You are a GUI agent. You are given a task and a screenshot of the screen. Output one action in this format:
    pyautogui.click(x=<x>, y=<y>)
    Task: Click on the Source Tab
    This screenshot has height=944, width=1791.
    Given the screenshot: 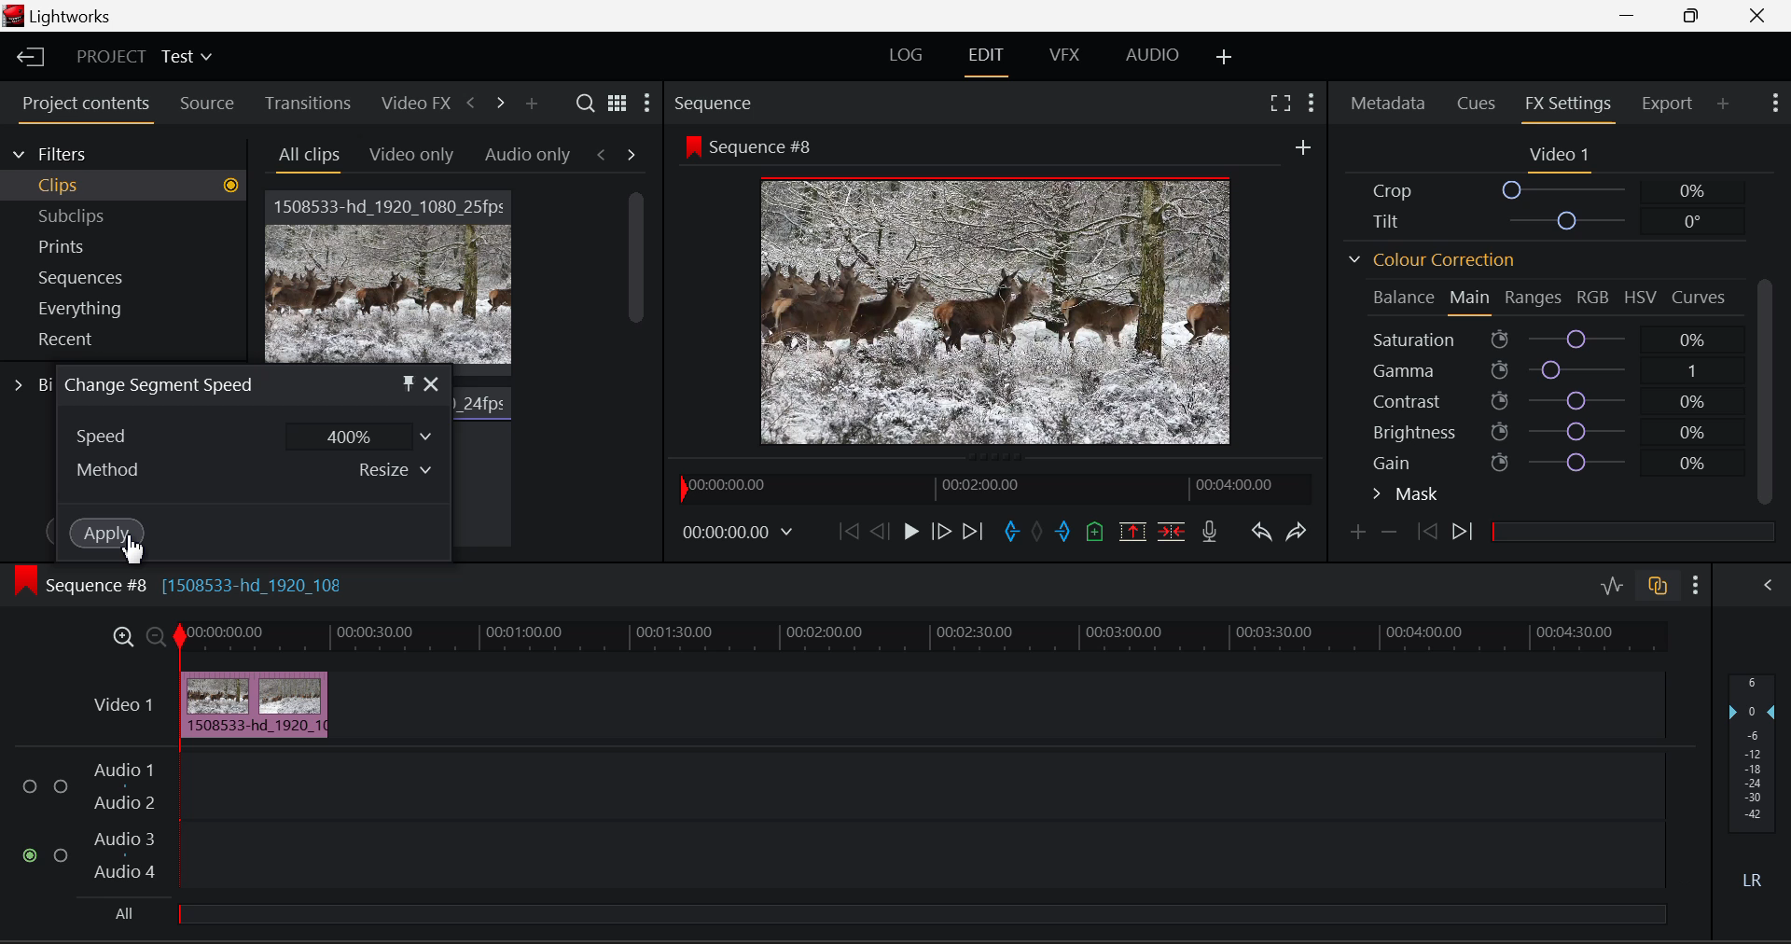 What is the action you would take?
    pyautogui.click(x=206, y=103)
    